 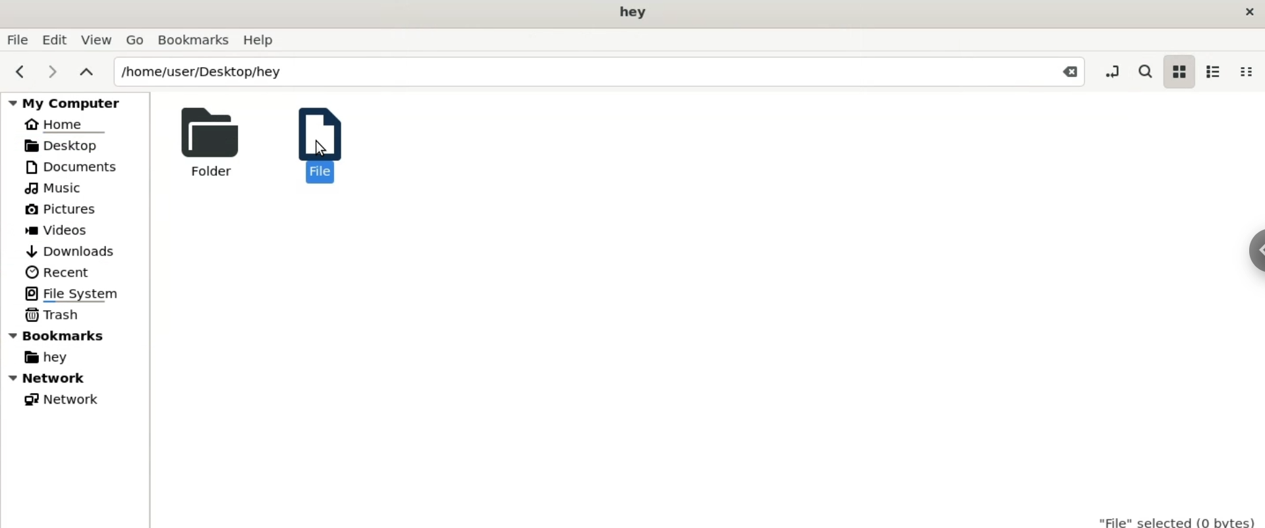 What do you see at coordinates (57, 273) in the screenshot?
I see `recent` at bounding box center [57, 273].